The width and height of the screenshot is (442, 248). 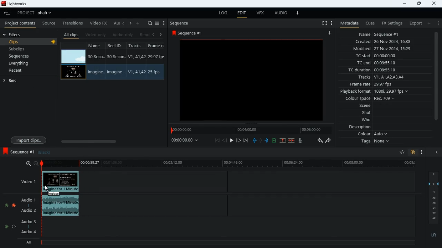 What do you see at coordinates (231, 141) in the screenshot?
I see `play` at bounding box center [231, 141].